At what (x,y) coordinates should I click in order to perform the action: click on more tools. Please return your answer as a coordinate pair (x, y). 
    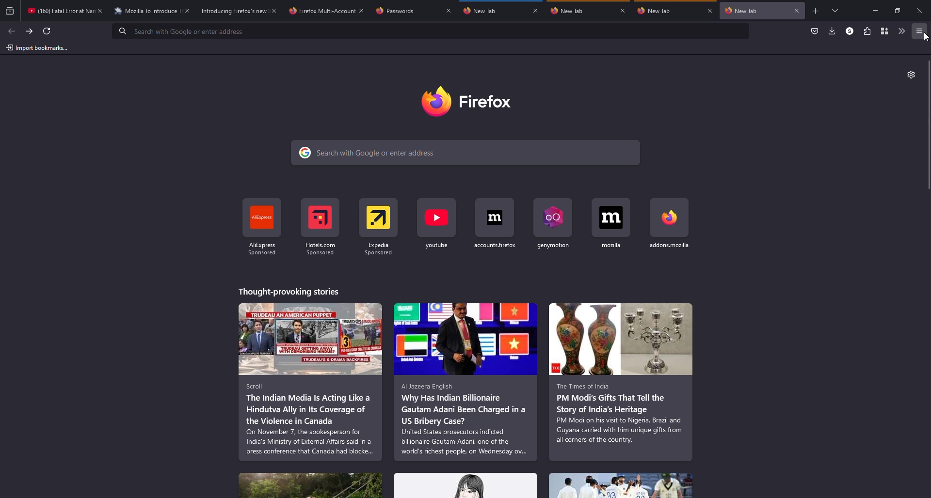
    Looking at the image, I should click on (901, 31).